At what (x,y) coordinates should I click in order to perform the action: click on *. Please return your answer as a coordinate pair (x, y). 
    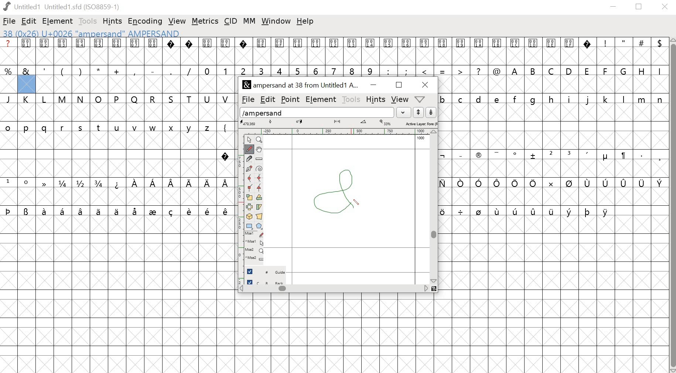
    Looking at the image, I should click on (99, 71).